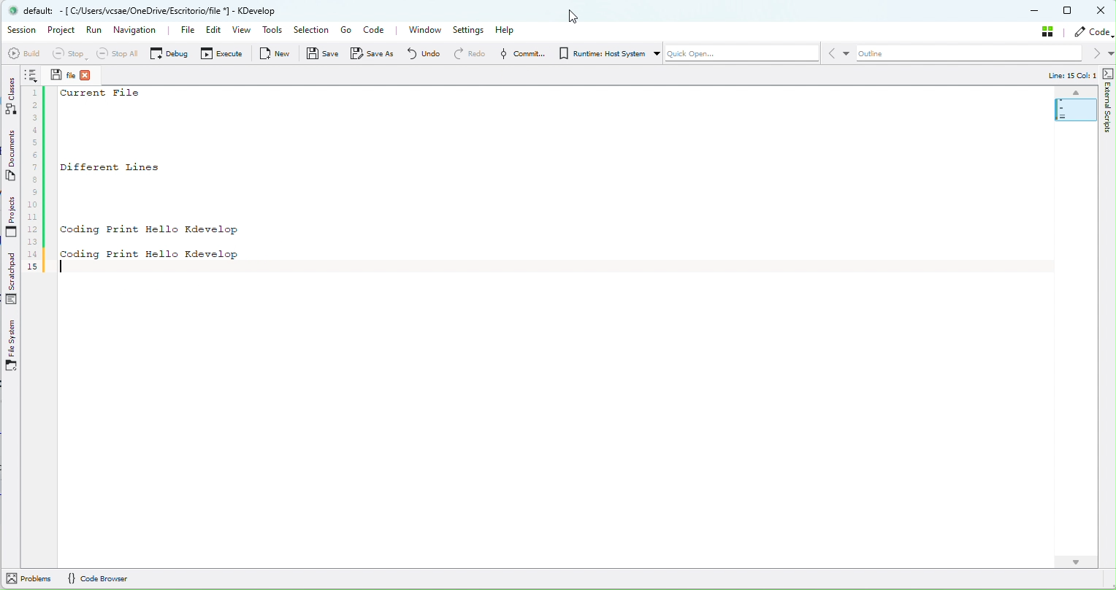  I want to click on Line: 12 Col: 28, so click(1063, 76).